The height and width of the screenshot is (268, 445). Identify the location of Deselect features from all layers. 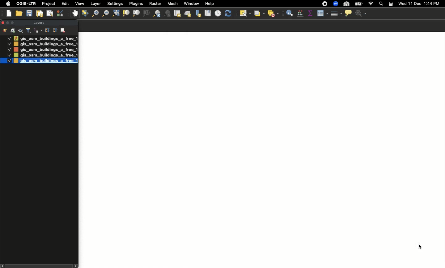
(274, 14).